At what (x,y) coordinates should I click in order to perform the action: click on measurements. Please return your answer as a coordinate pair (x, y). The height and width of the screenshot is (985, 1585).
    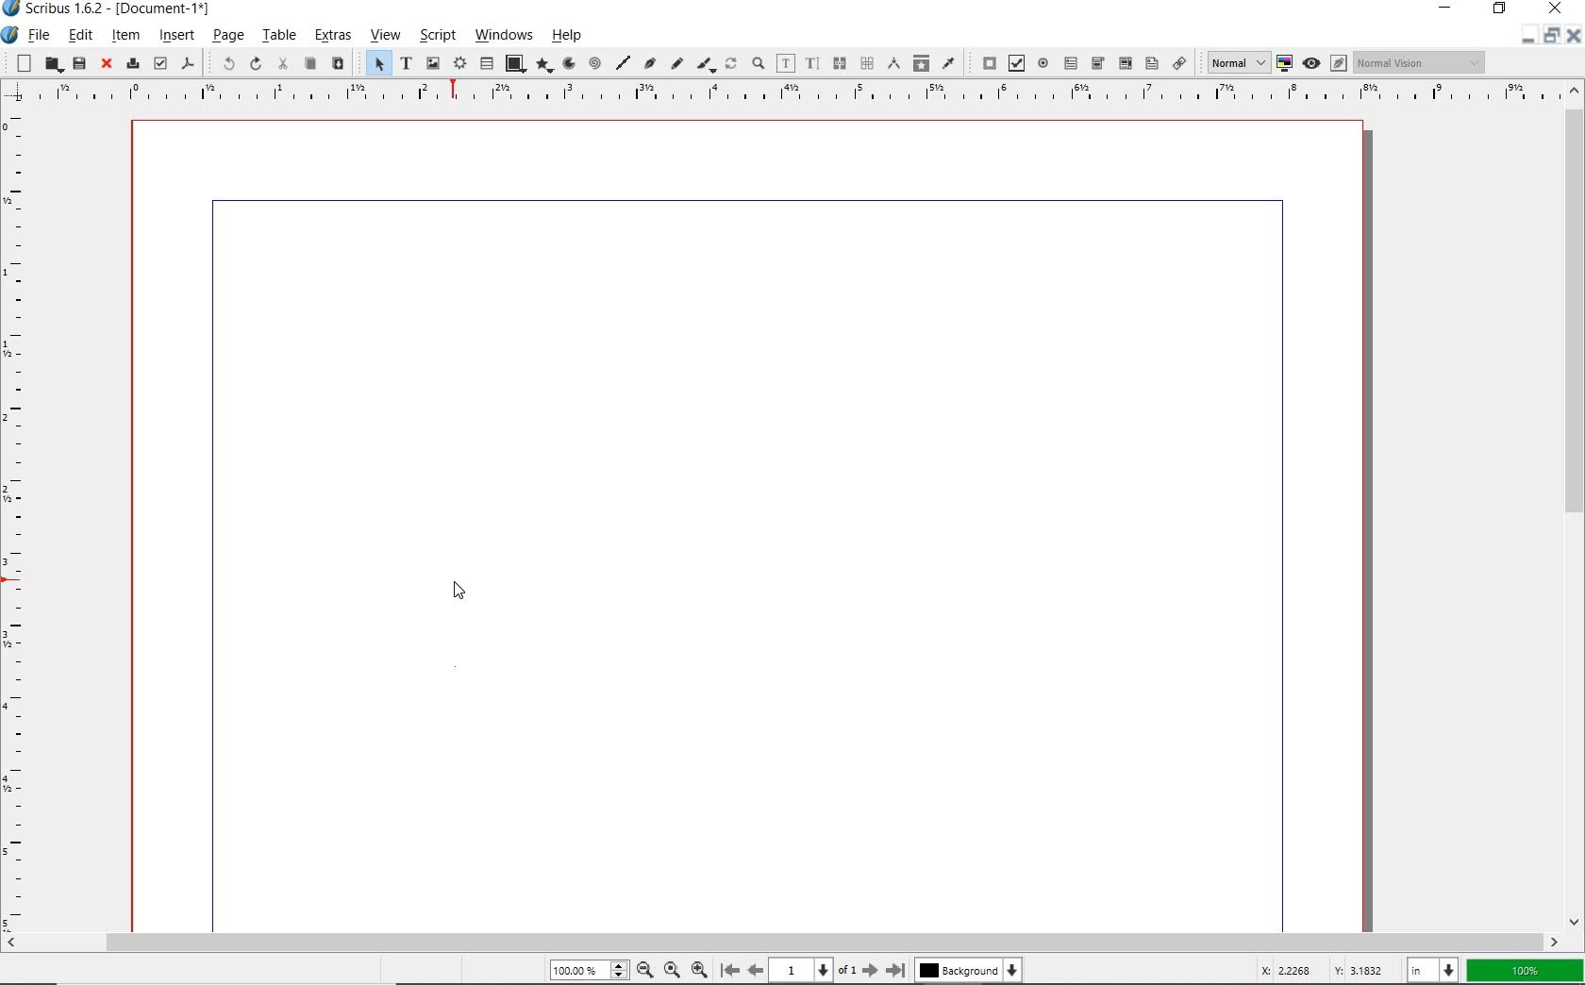
    Looking at the image, I should click on (893, 64).